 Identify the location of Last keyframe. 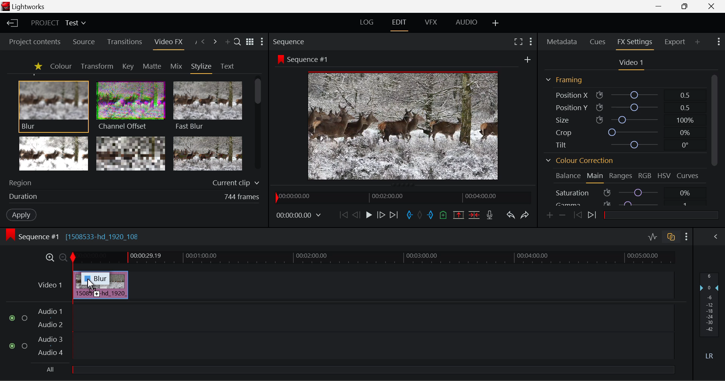
(578, 216).